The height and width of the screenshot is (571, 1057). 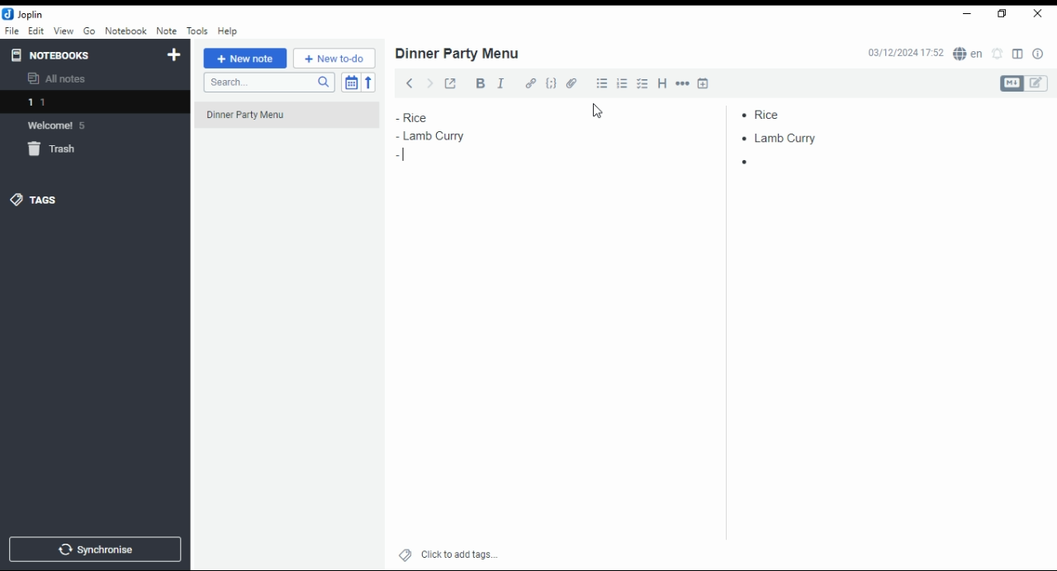 What do you see at coordinates (94, 549) in the screenshot?
I see `synchronize` at bounding box center [94, 549].